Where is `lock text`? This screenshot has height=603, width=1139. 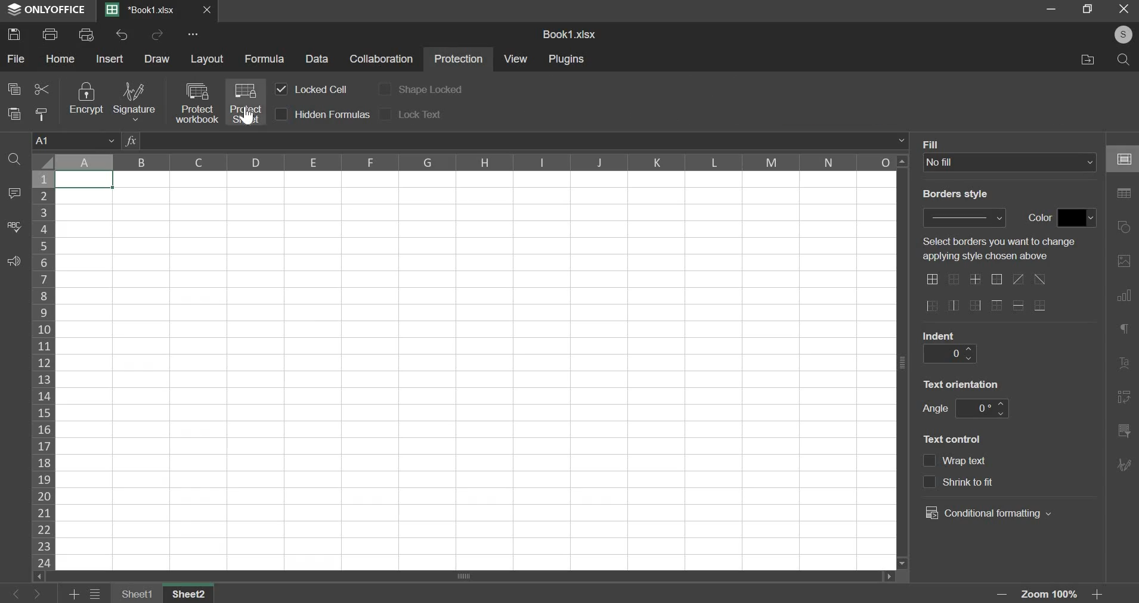
lock text is located at coordinates (420, 114).